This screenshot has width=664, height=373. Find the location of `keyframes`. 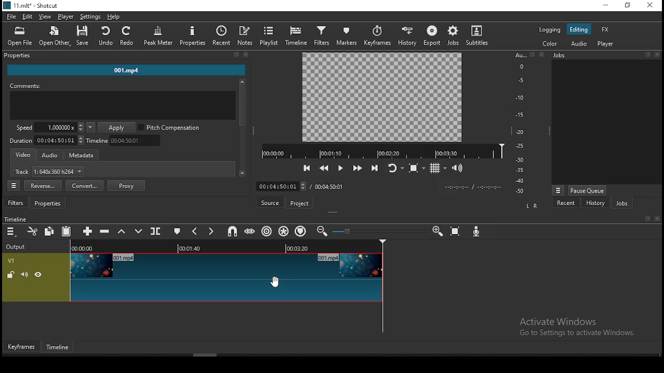

keyframes is located at coordinates (377, 34).